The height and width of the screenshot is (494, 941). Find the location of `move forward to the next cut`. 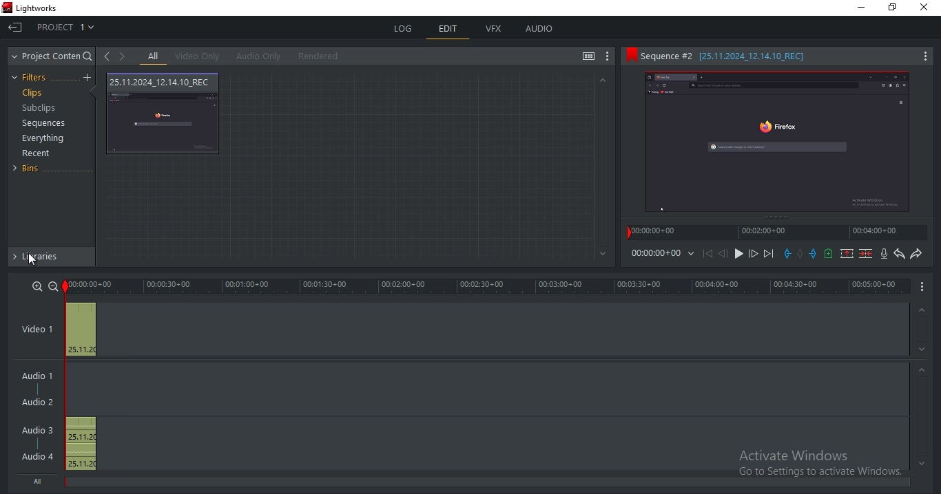

move forward to the next cut is located at coordinates (767, 254).